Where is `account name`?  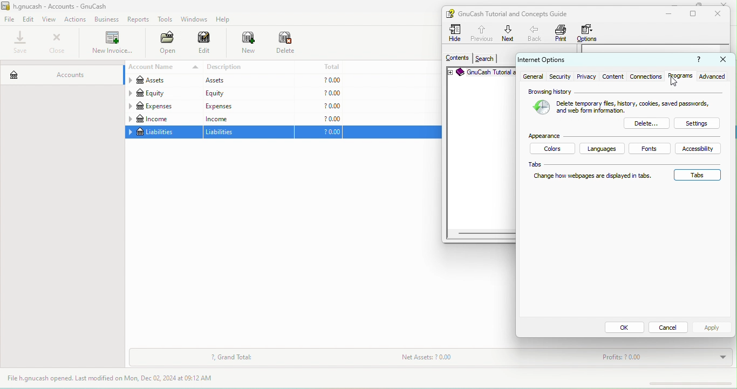 account name is located at coordinates (162, 67).